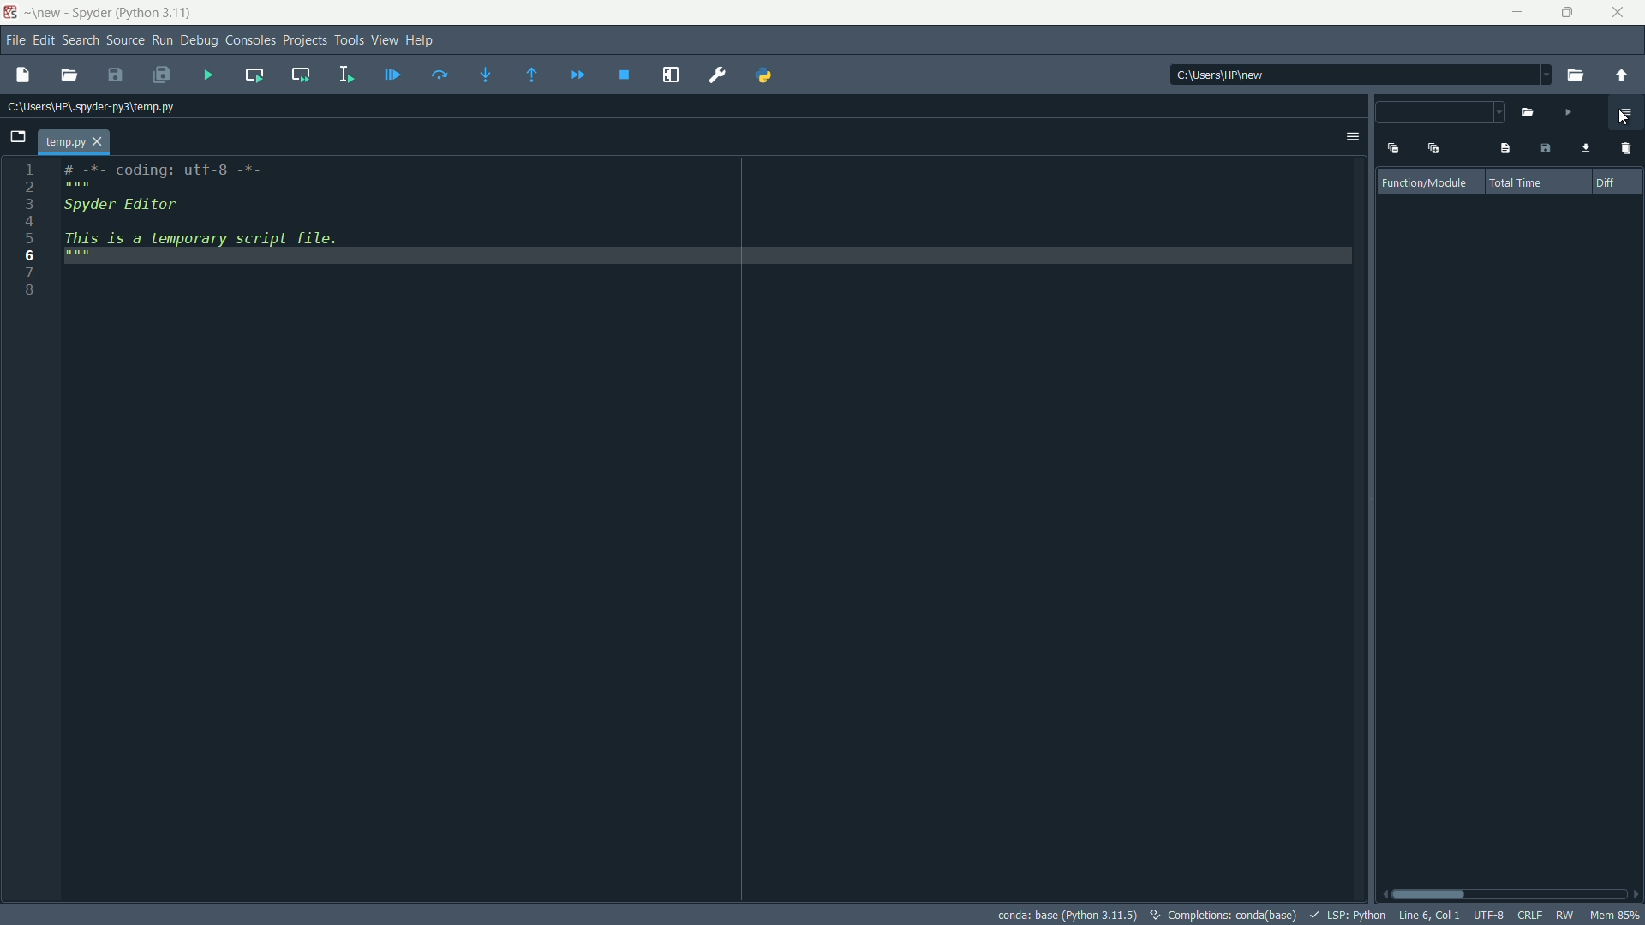 The width and height of the screenshot is (1645, 925). What do you see at coordinates (1531, 916) in the screenshot?
I see `file eol status` at bounding box center [1531, 916].